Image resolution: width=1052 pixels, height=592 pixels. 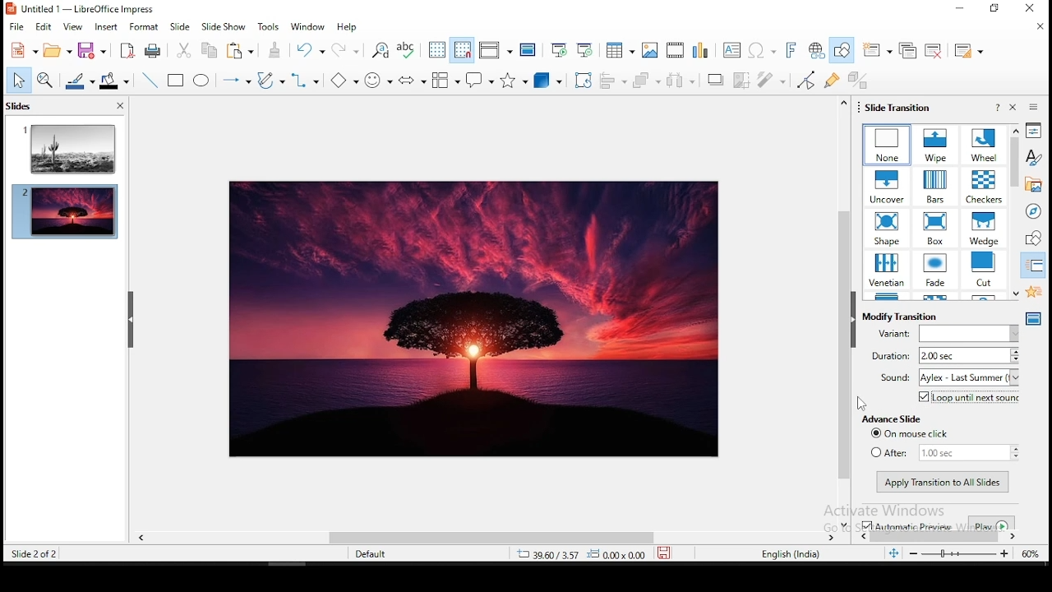 What do you see at coordinates (732, 49) in the screenshot?
I see `text box` at bounding box center [732, 49].